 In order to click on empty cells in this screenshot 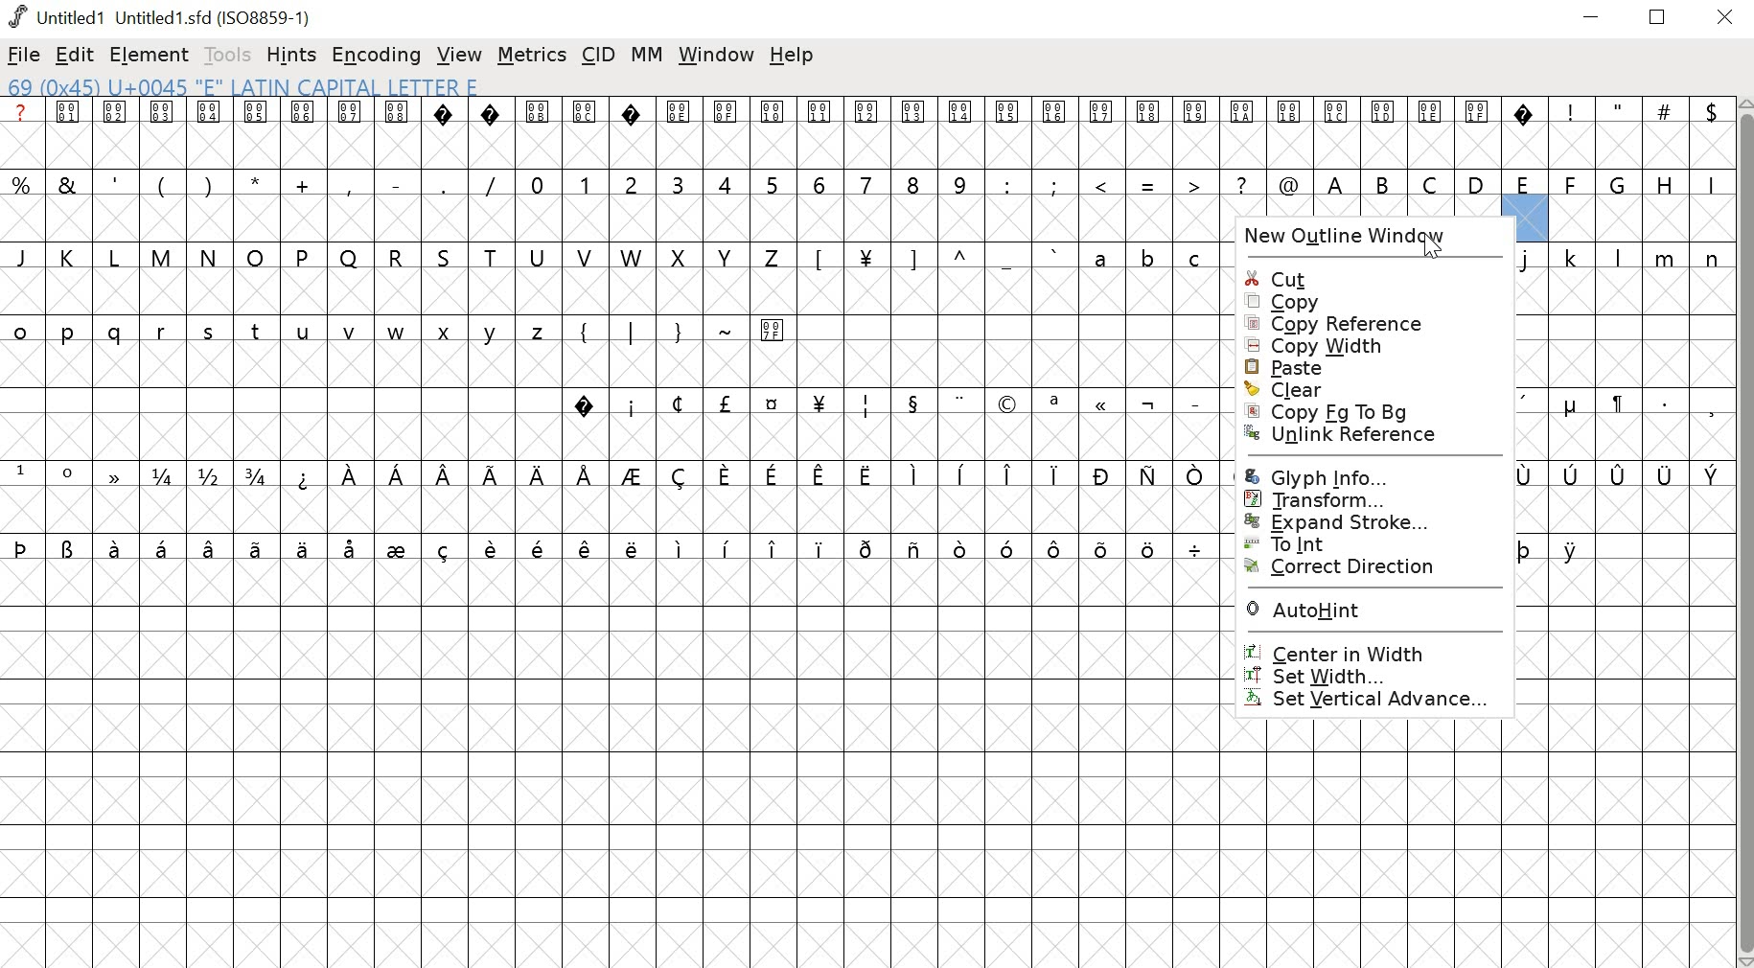, I will do `click(610, 366)`.